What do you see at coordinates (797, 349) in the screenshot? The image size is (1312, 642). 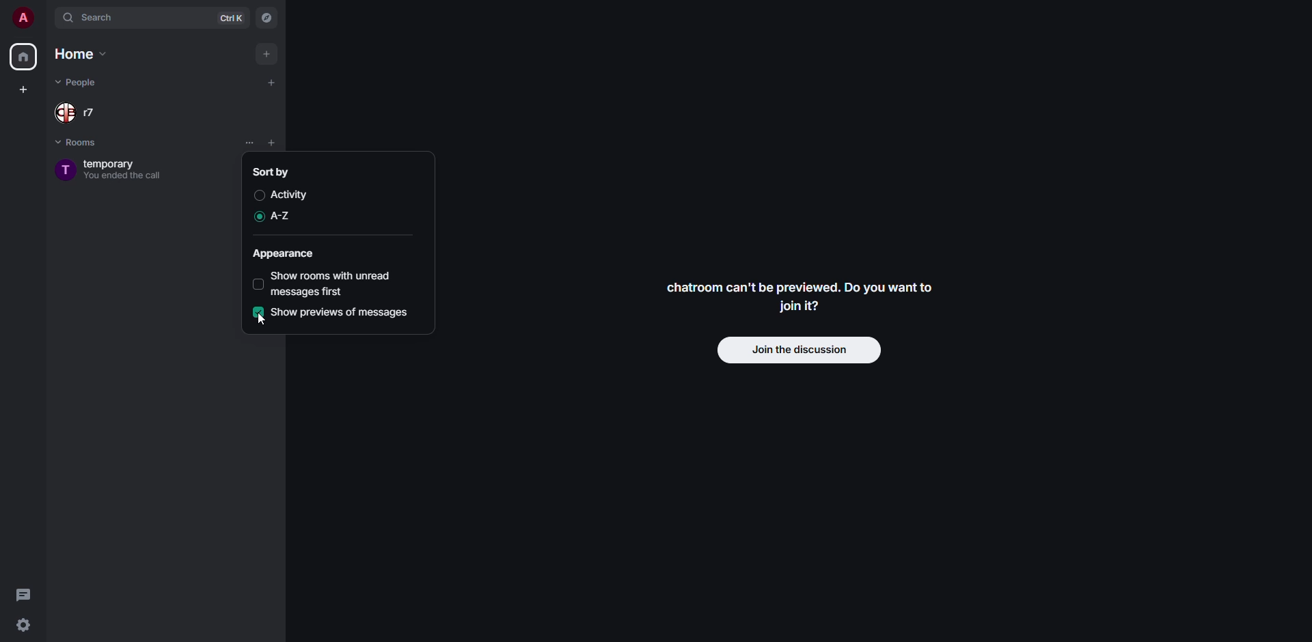 I see `join discussion` at bounding box center [797, 349].